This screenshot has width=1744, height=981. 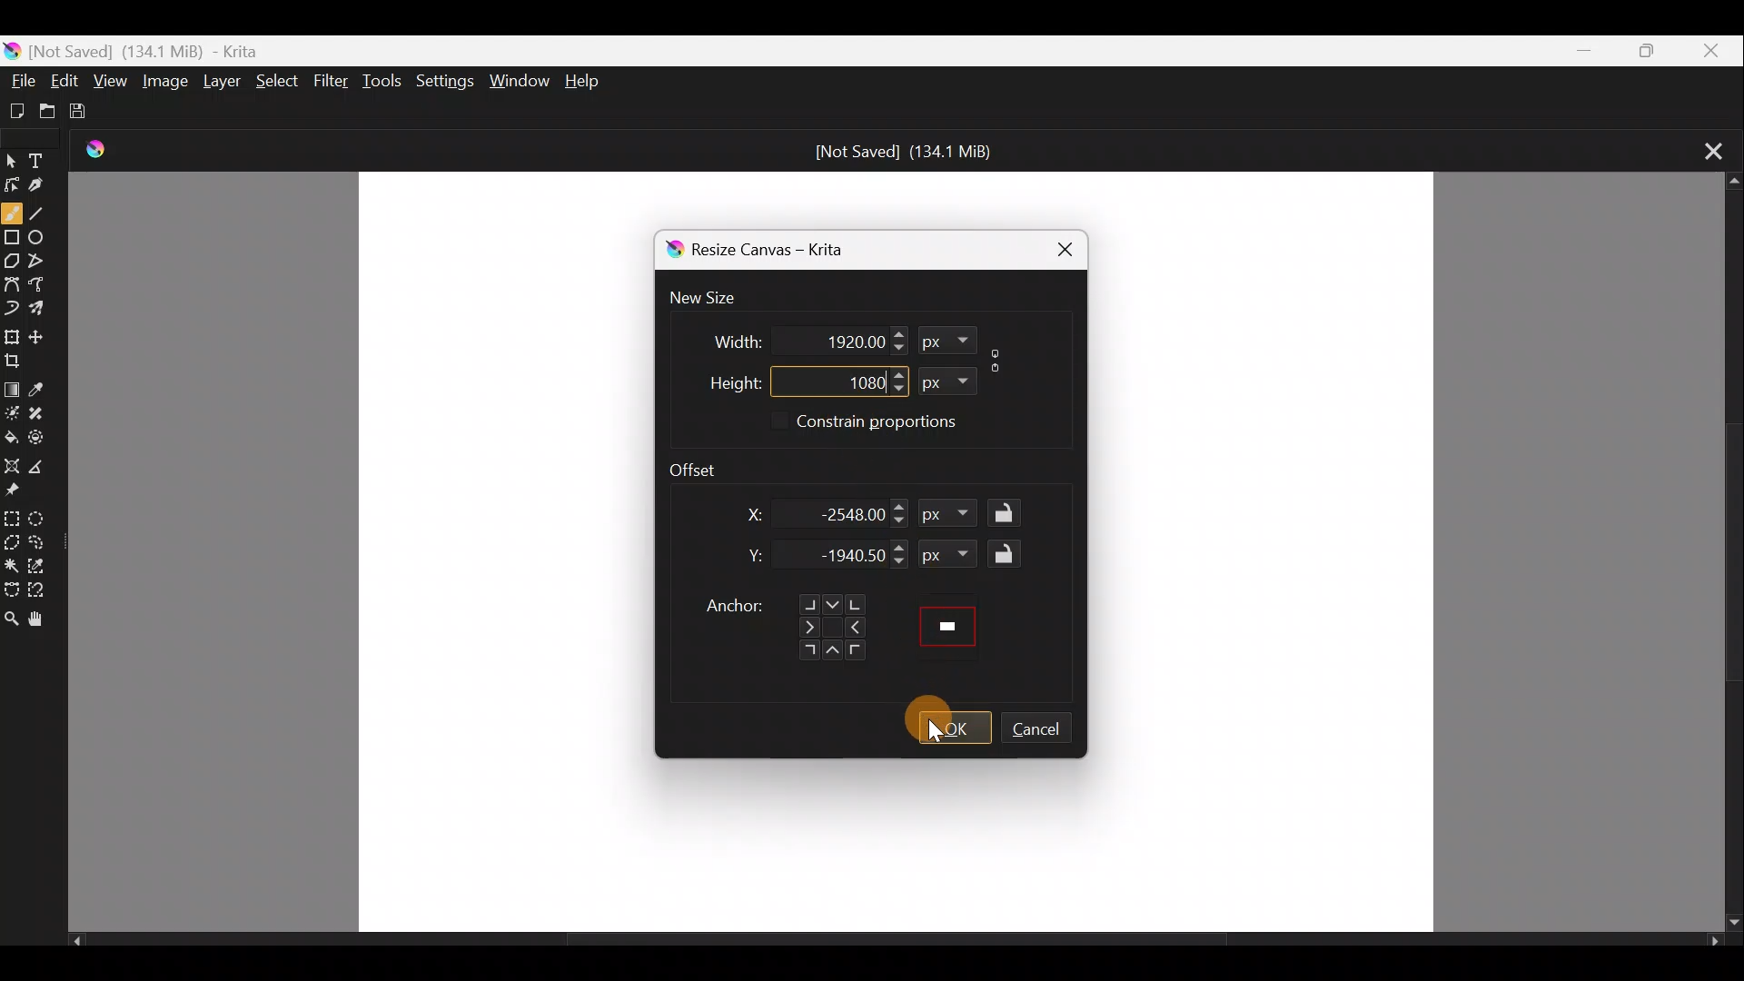 What do you see at coordinates (47, 154) in the screenshot?
I see `Text tool` at bounding box center [47, 154].